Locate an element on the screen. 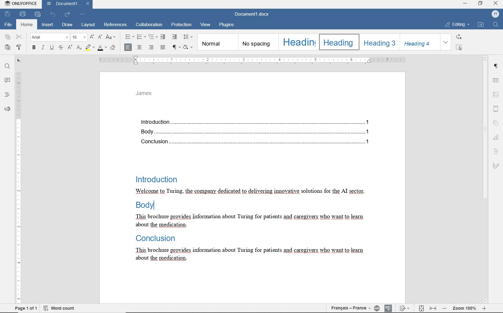 Image resolution: width=503 pixels, height=313 pixels. HEADING 2 is located at coordinates (338, 42).